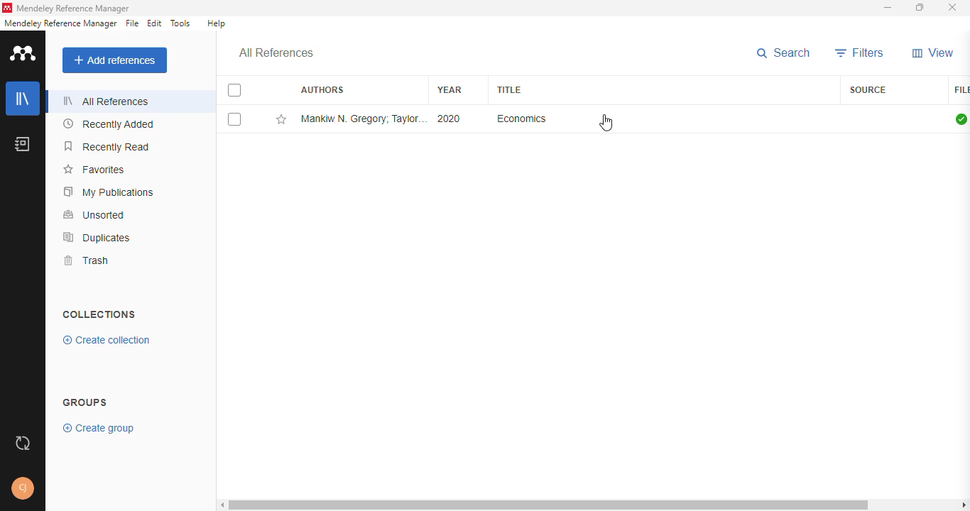  I want to click on logo, so click(21, 52).